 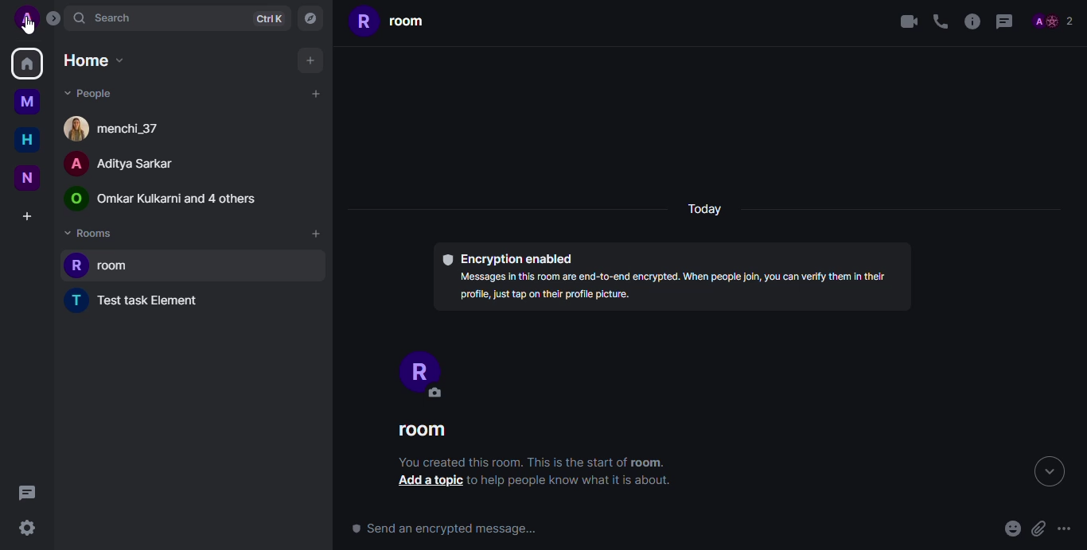 What do you see at coordinates (270, 19) in the screenshot?
I see `ctrlK` at bounding box center [270, 19].